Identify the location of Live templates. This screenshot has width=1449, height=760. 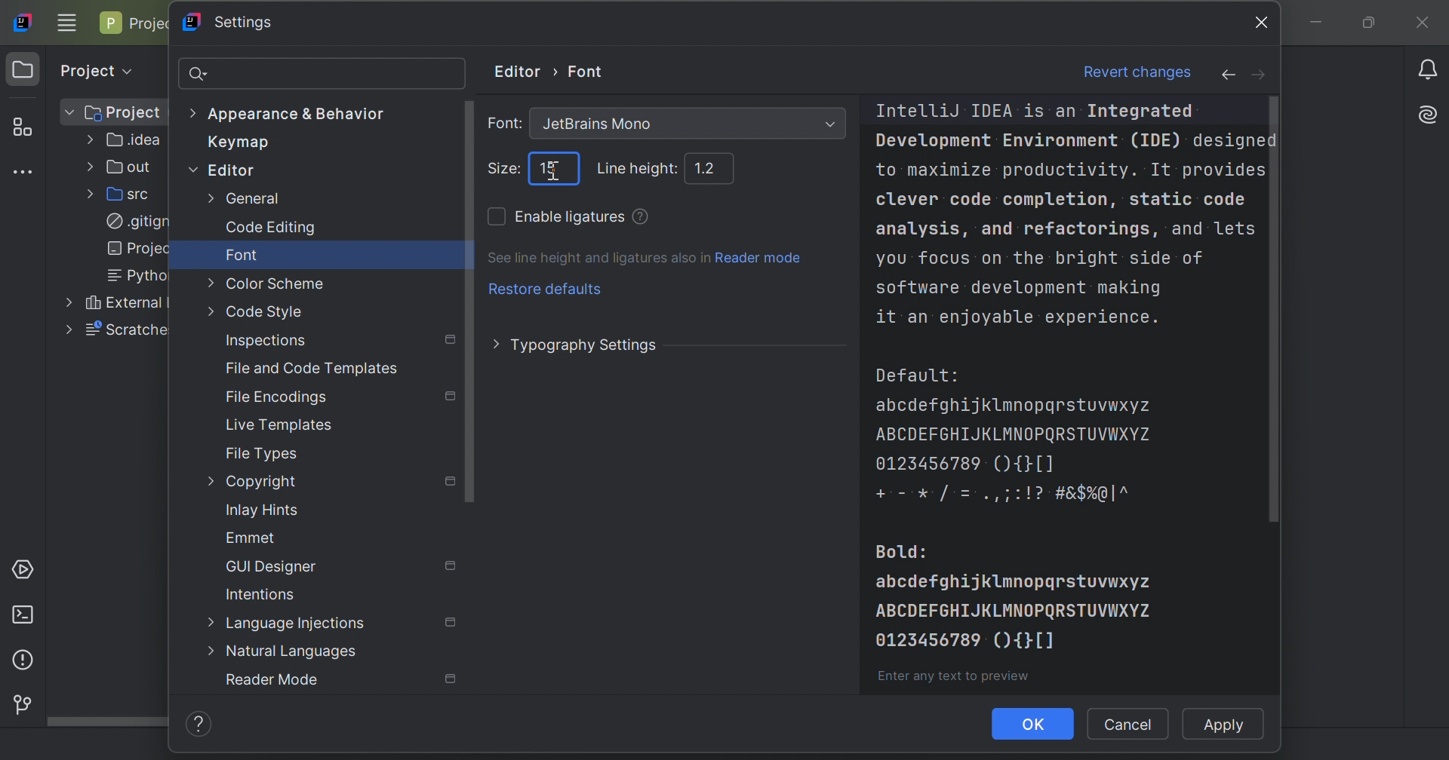
(278, 426).